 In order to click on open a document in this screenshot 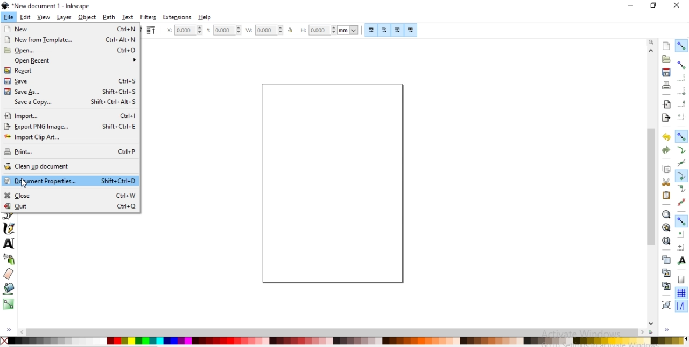, I will do `click(665, 59)`.